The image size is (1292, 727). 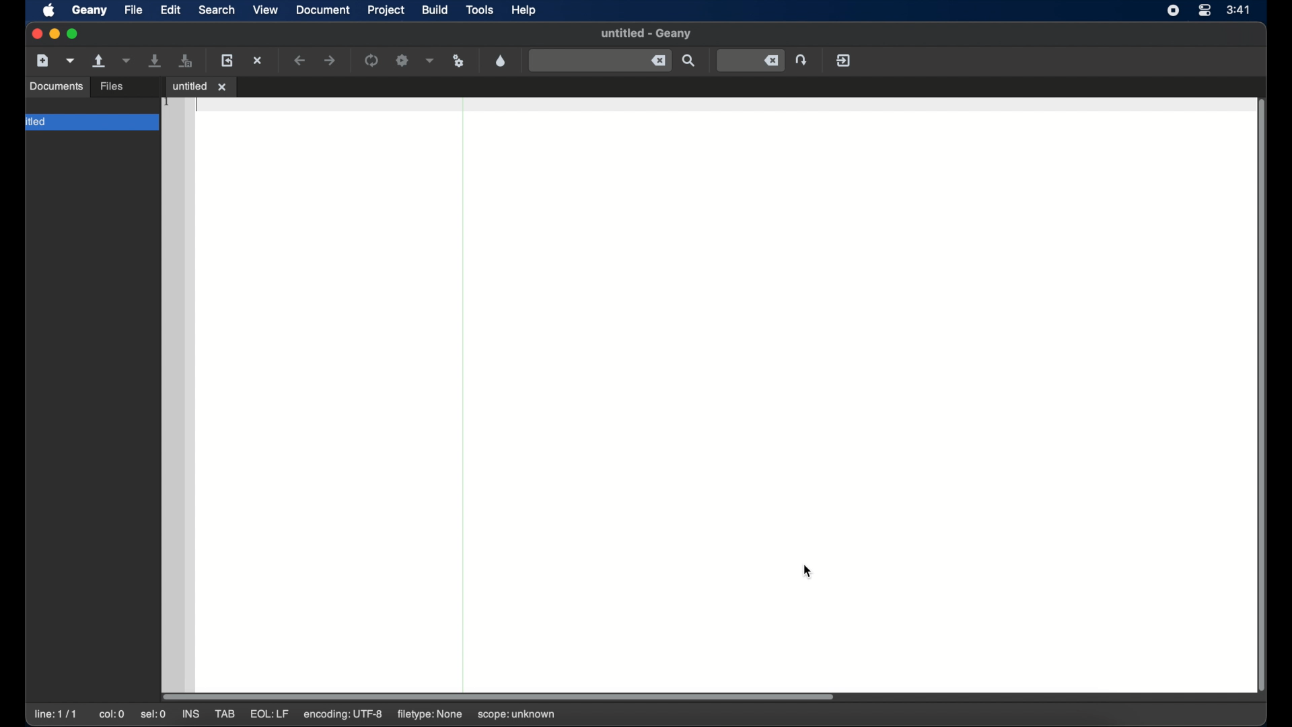 I want to click on time, so click(x=1238, y=9).